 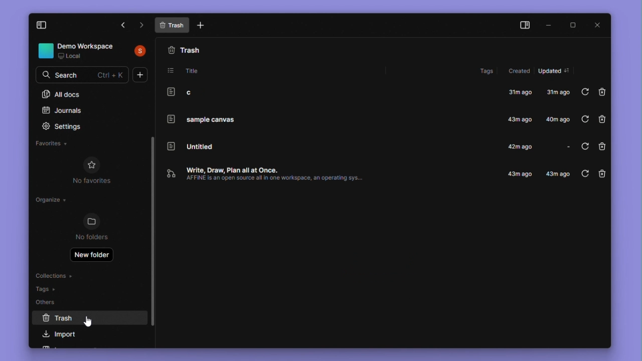 I want to click on Collections, so click(x=56, y=275).